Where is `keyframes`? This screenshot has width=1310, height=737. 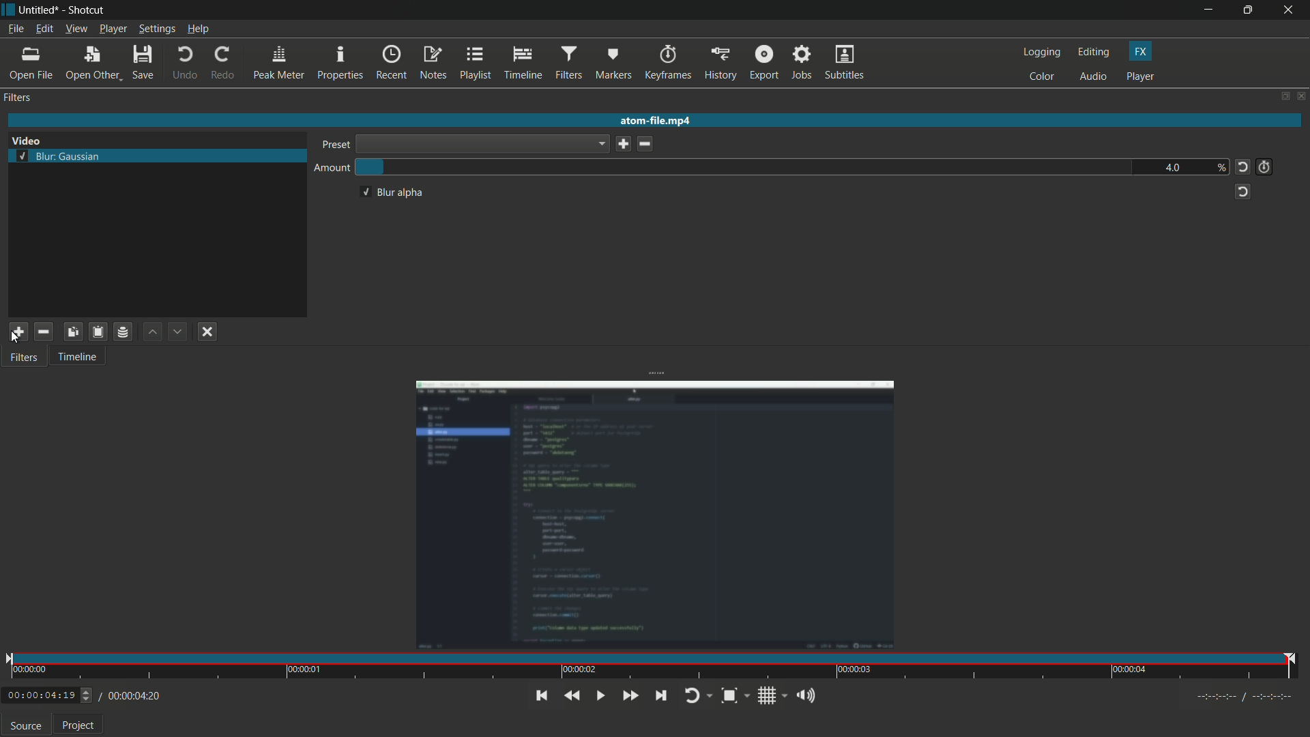
keyframes is located at coordinates (669, 63).